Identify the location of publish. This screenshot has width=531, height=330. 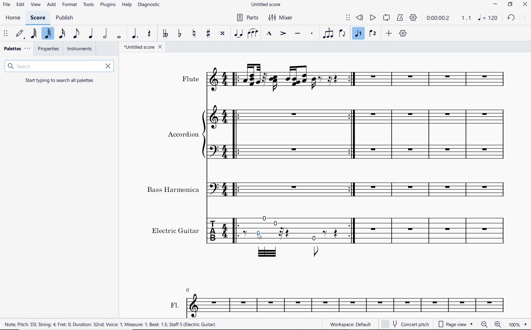
(64, 18).